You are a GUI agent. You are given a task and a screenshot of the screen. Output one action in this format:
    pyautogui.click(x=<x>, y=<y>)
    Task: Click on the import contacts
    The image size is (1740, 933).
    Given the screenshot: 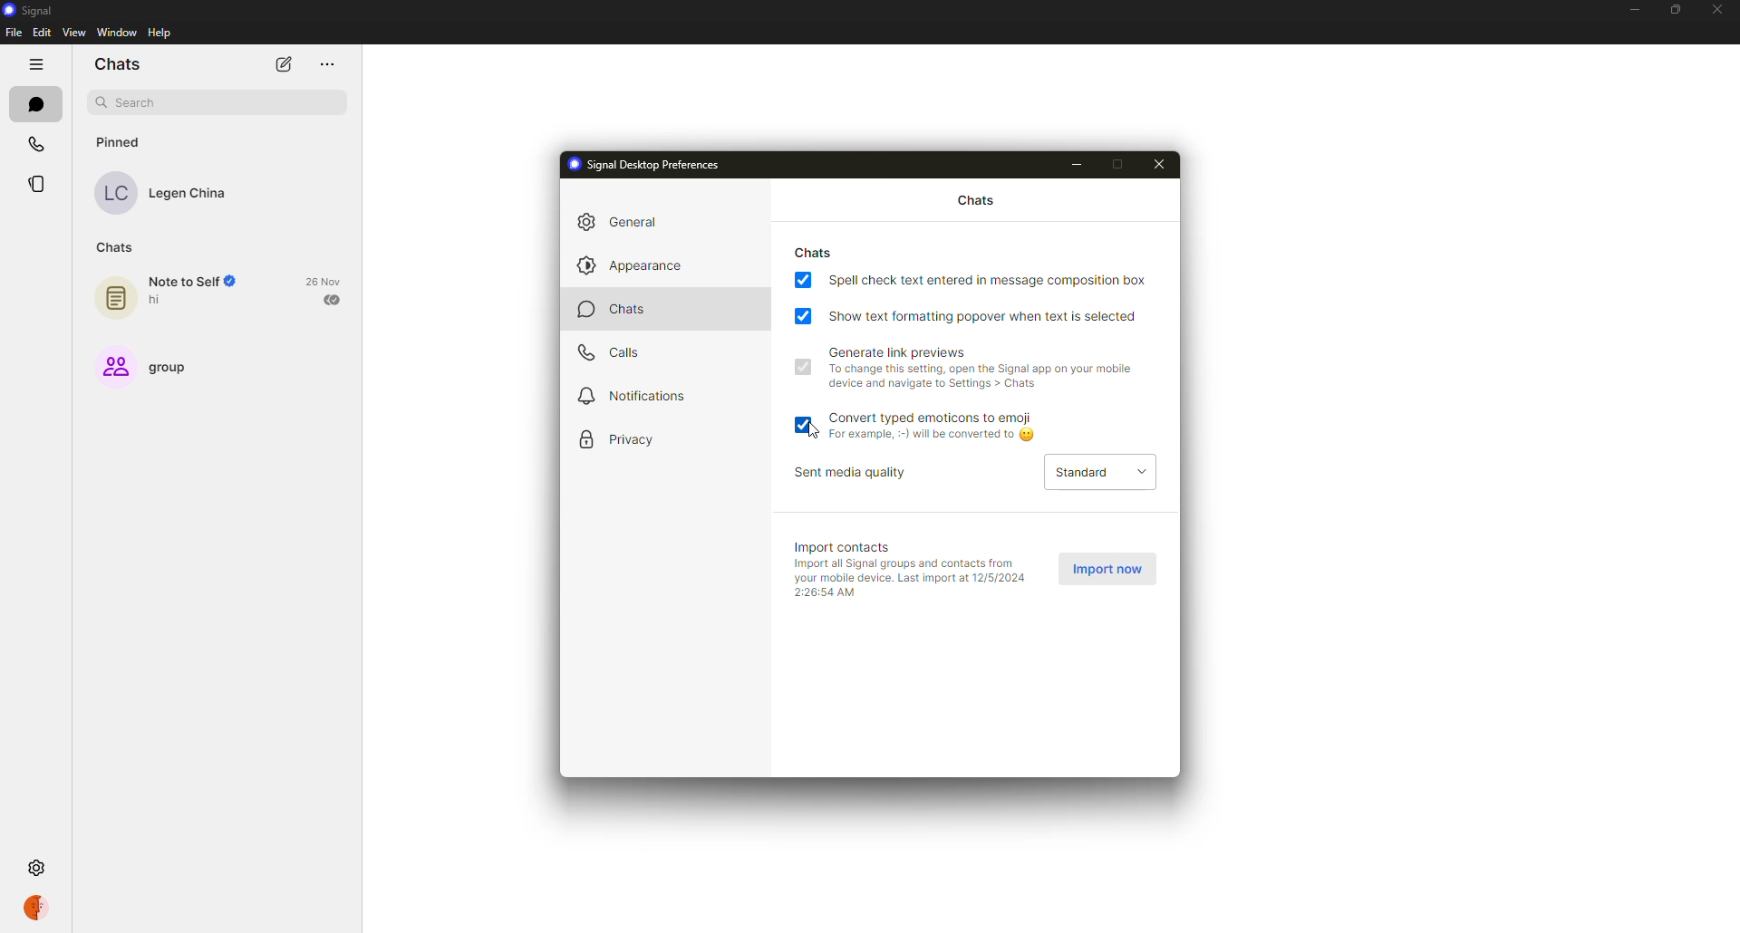 What is the action you would take?
    pyautogui.click(x=846, y=547)
    